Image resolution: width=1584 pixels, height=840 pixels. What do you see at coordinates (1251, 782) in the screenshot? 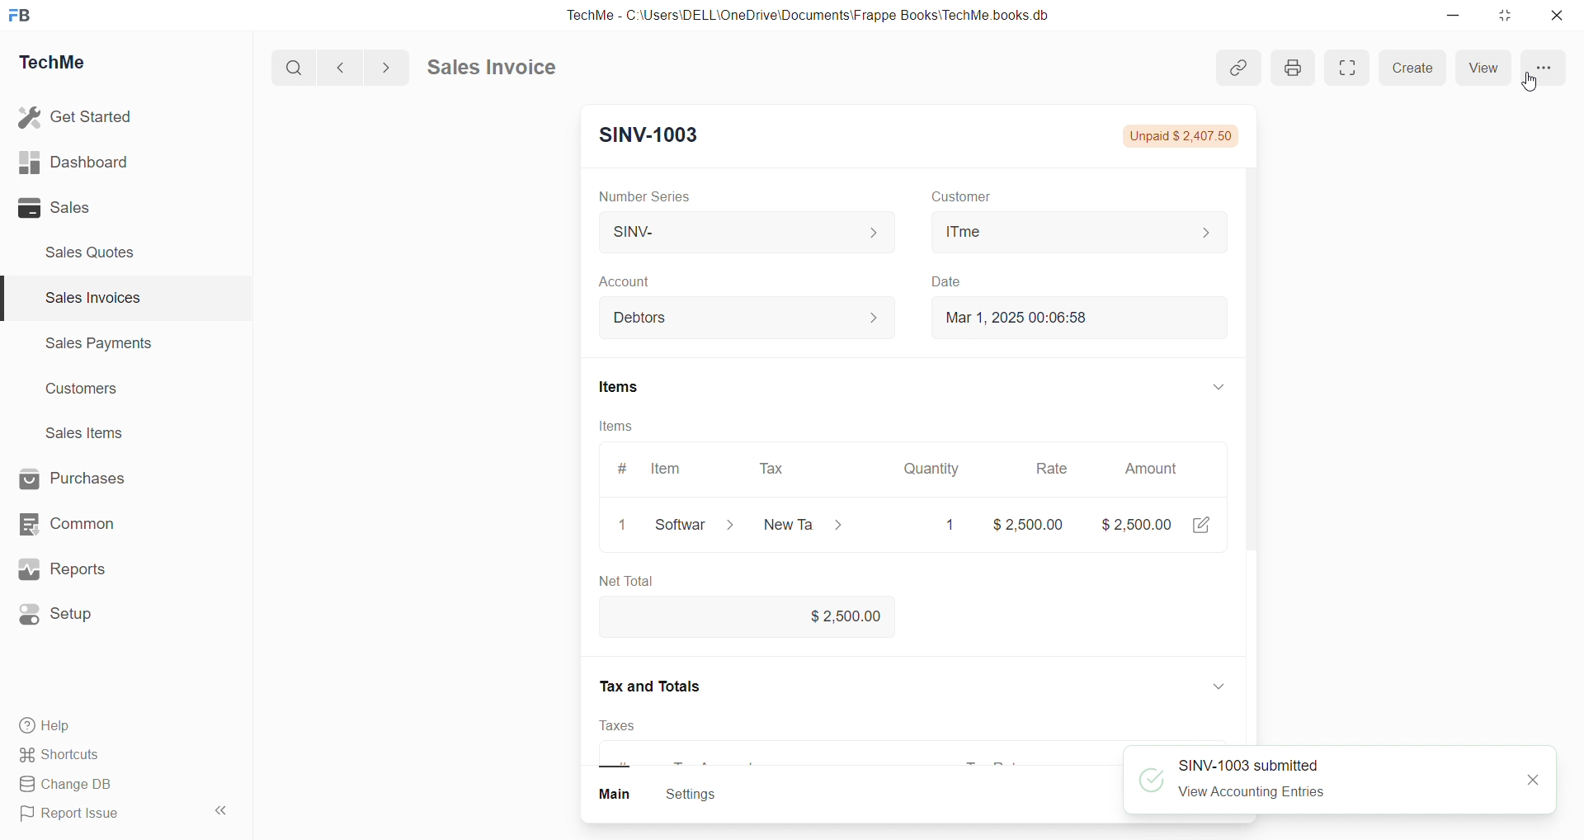
I see `SINV-1003 submitted
View Accounting Entries` at bounding box center [1251, 782].